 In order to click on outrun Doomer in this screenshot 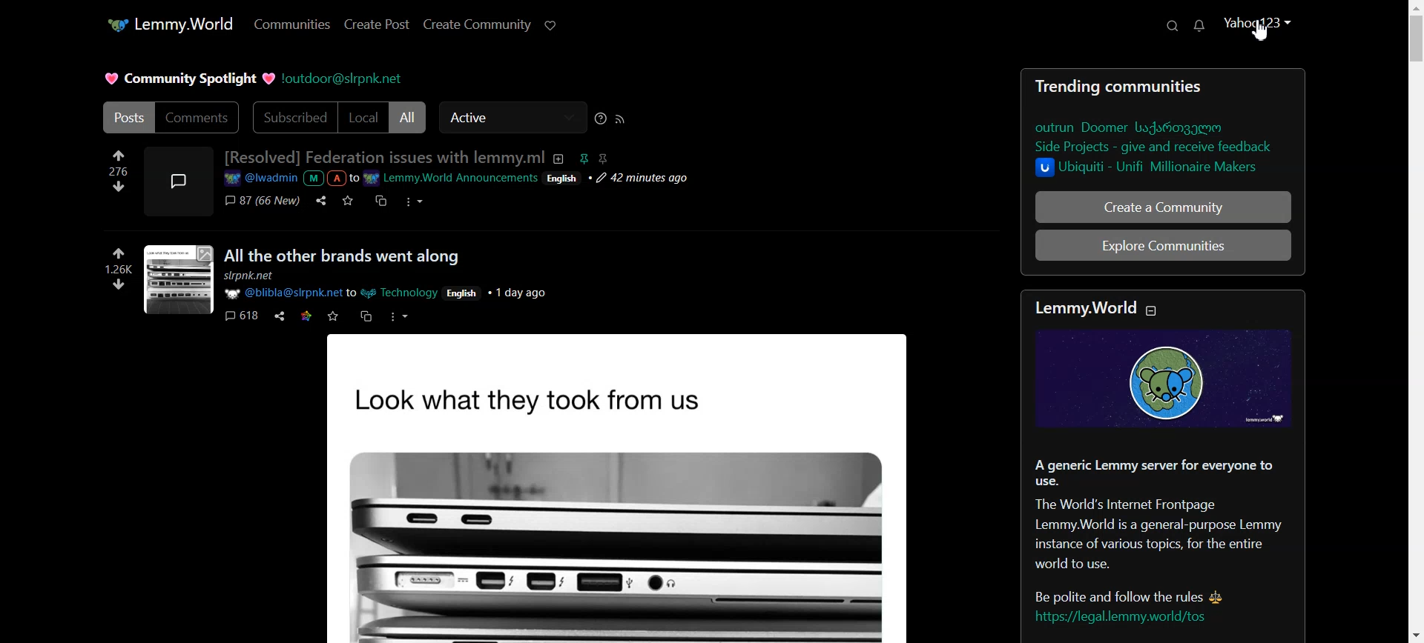, I will do `click(1133, 127)`.